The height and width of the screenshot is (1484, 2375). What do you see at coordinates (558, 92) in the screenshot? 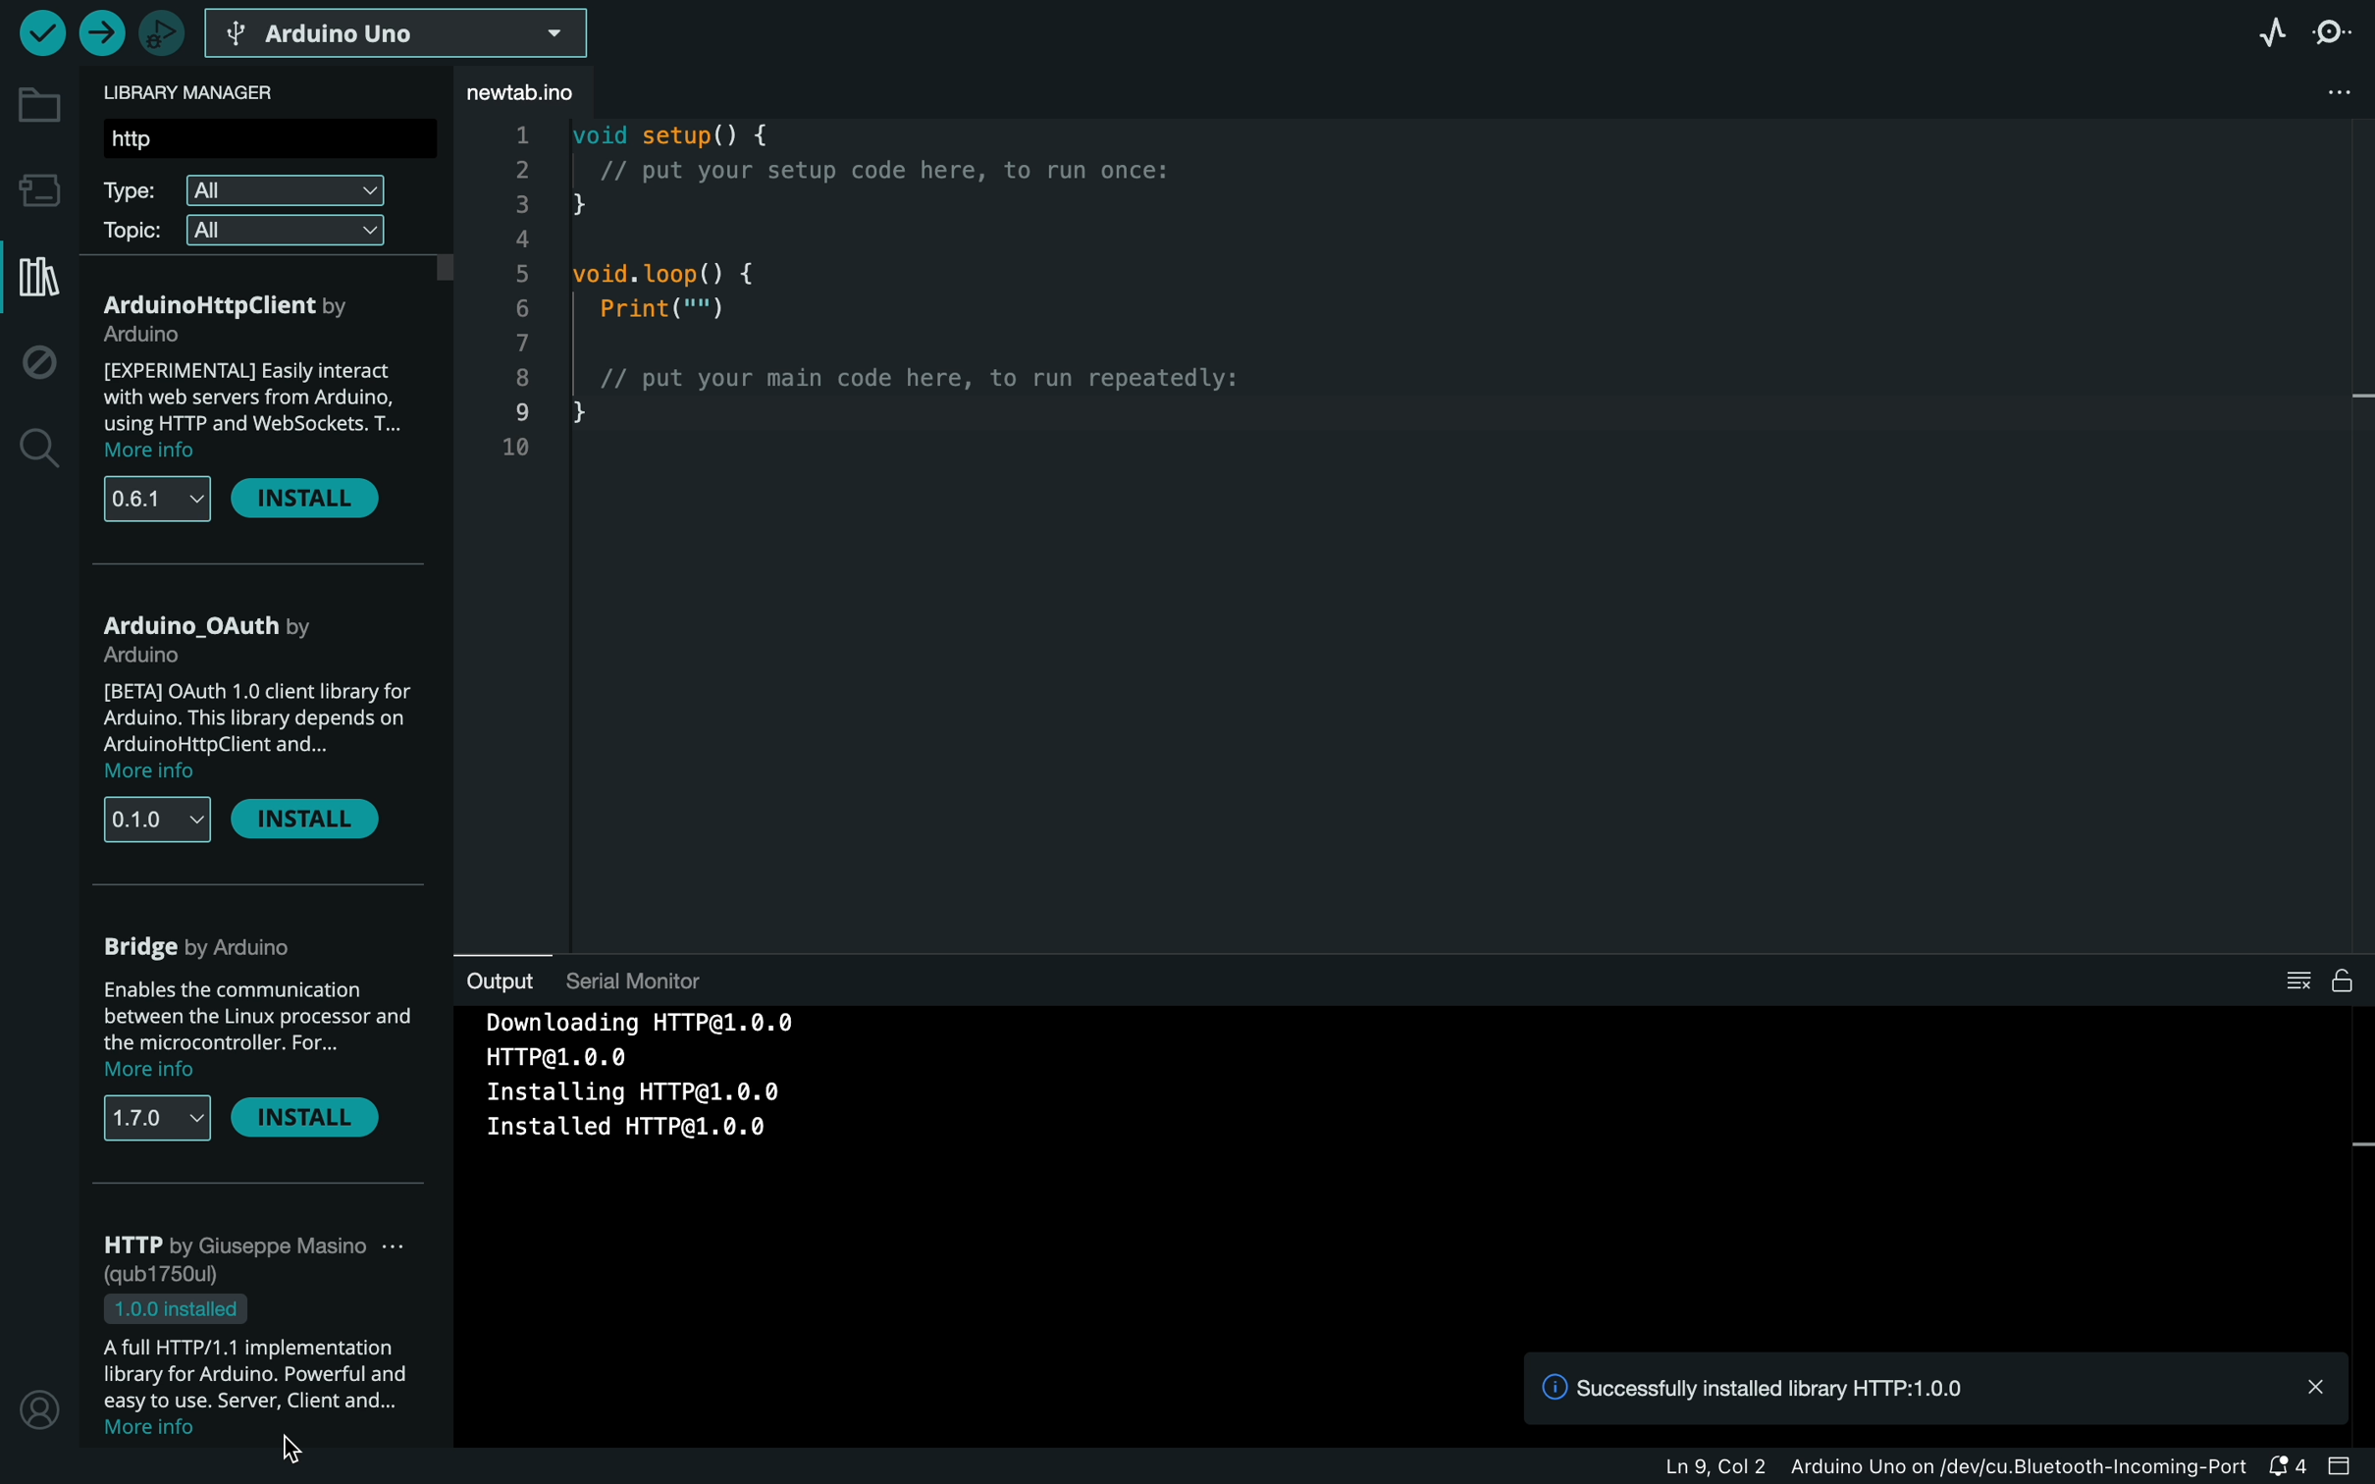
I see `file tab` at bounding box center [558, 92].